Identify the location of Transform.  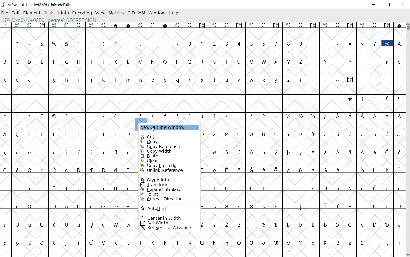
(168, 185).